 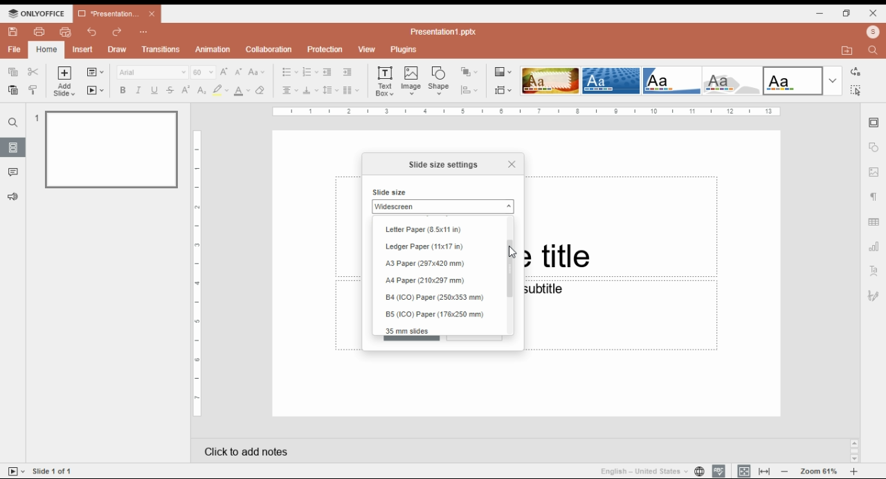 I want to click on file, so click(x=15, y=49).